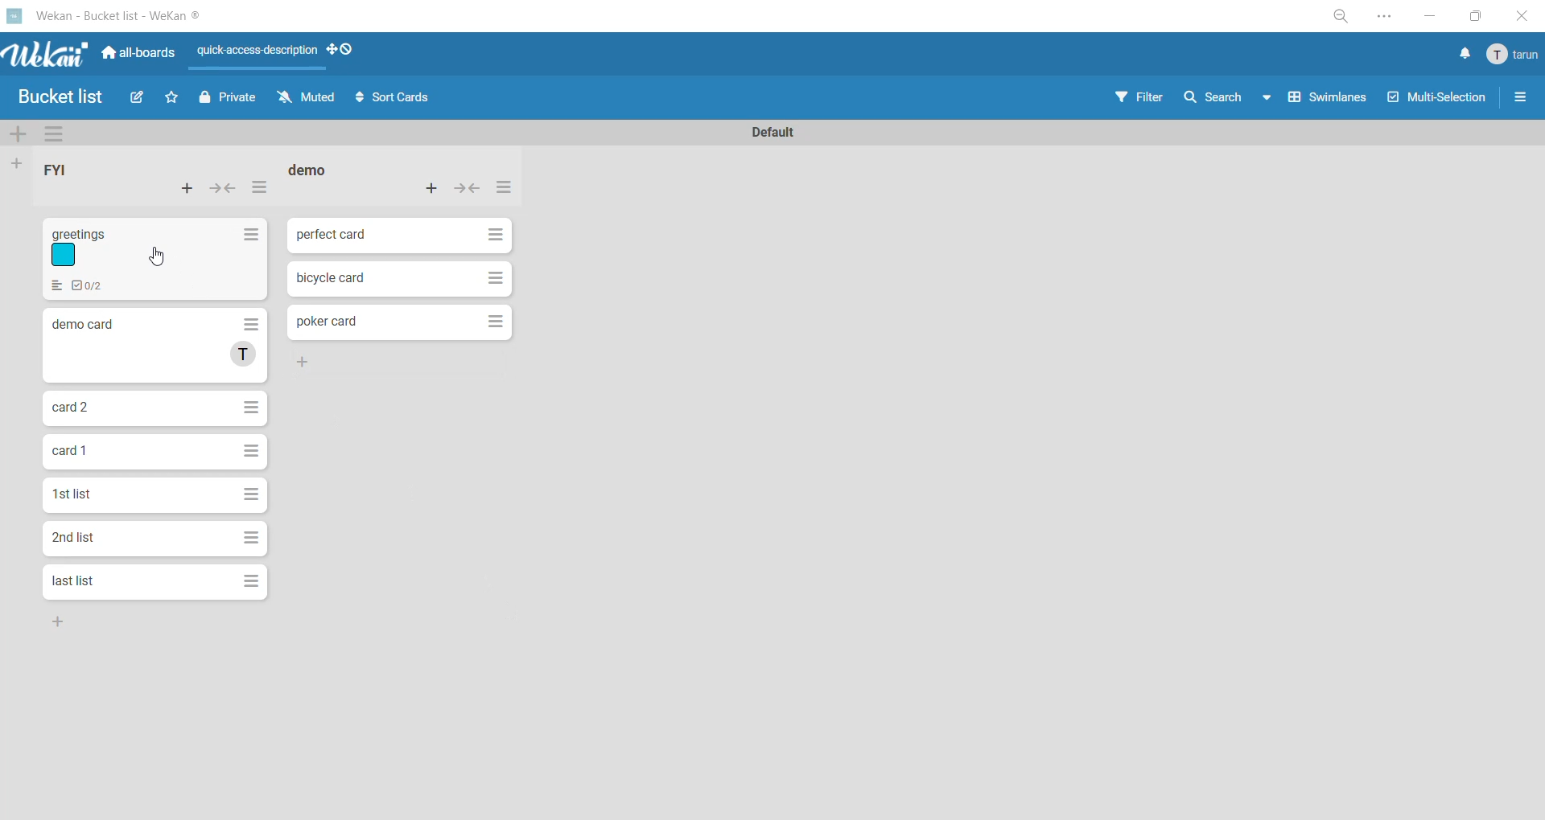 This screenshot has height=820, width=1545. I want to click on FYI, so click(56, 167).